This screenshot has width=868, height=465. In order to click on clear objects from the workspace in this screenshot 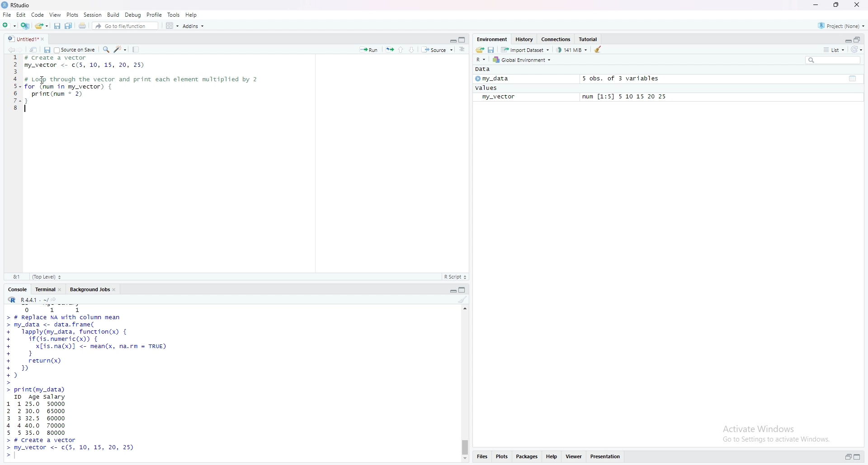, I will do `click(599, 50)`.